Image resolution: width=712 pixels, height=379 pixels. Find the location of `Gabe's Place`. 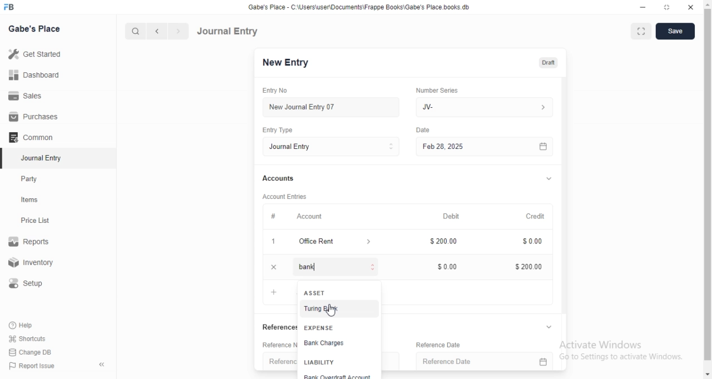

Gabe's Place is located at coordinates (36, 28).